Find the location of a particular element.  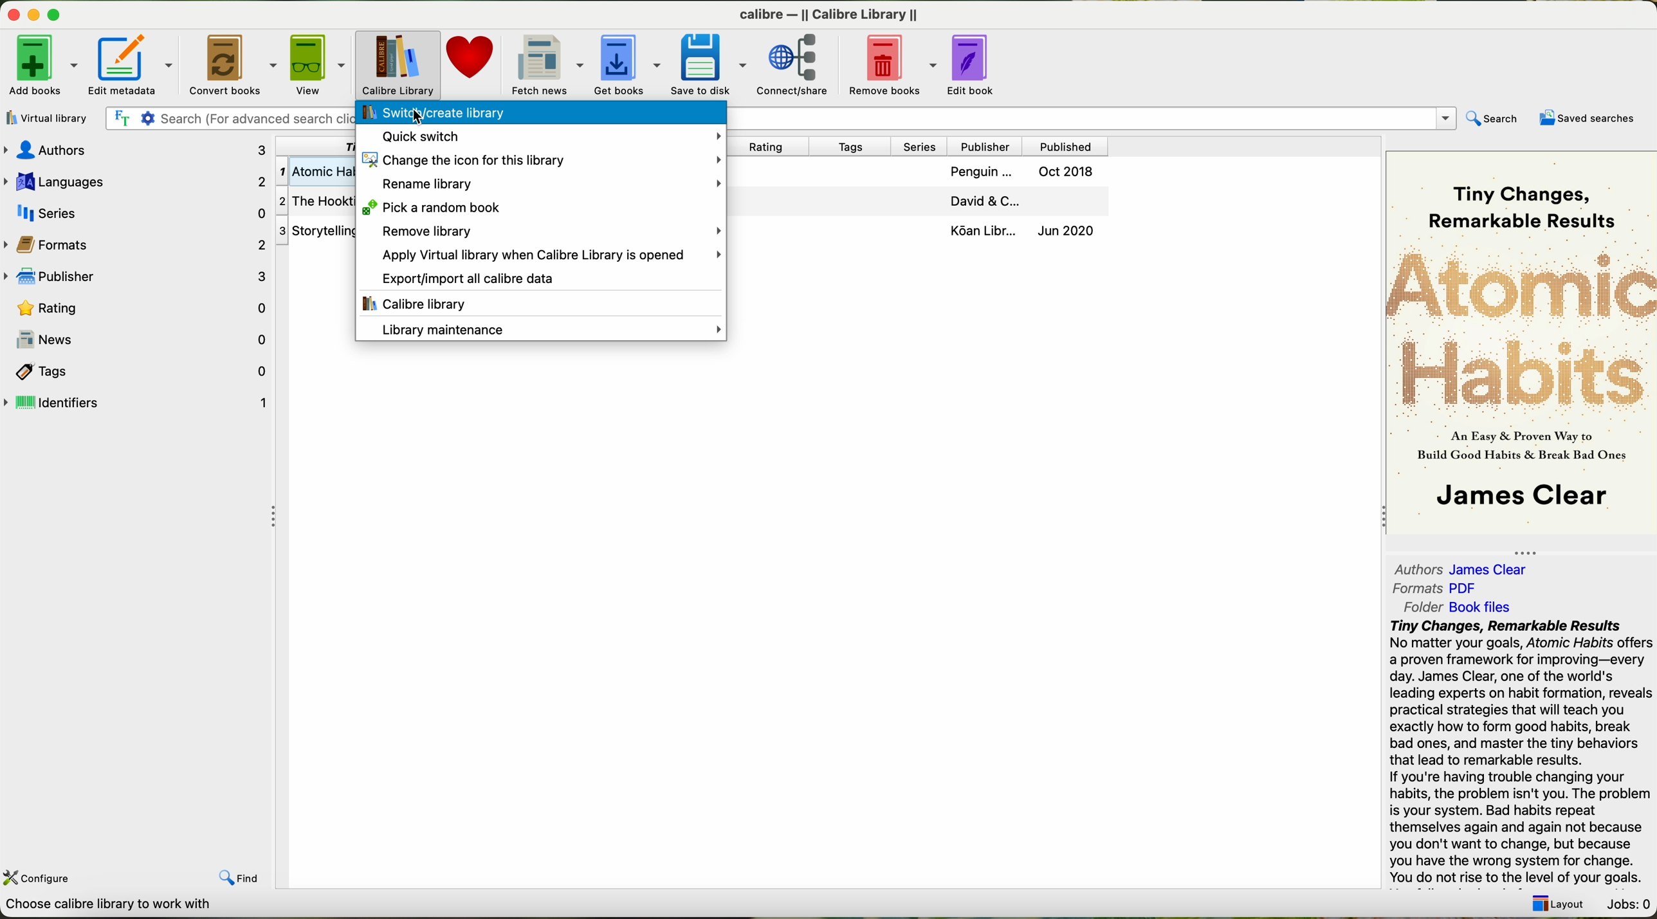

tags is located at coordinates (137, 372).